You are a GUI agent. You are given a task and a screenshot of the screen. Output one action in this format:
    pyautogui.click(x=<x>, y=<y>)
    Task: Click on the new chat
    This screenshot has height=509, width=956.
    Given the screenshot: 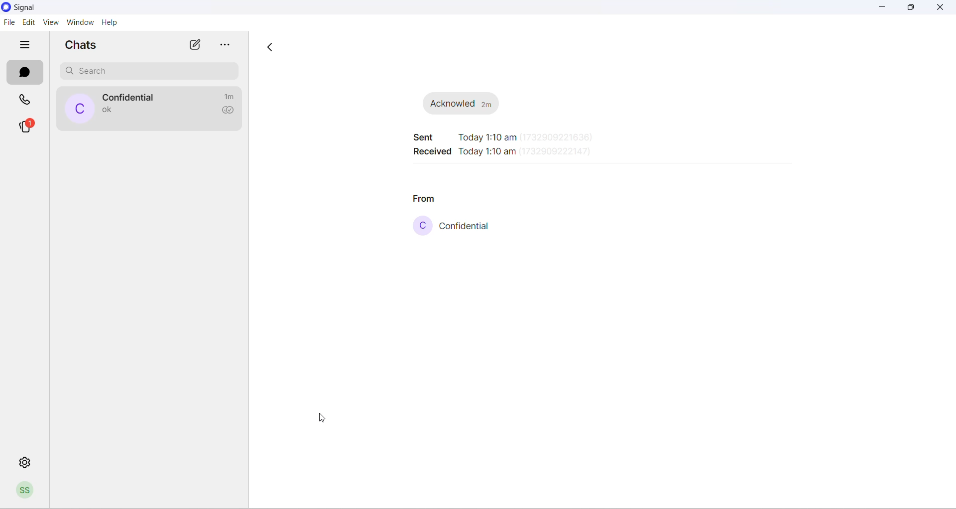 What is the action you would take?
    pyautogui.click(x=195, y=45)
    